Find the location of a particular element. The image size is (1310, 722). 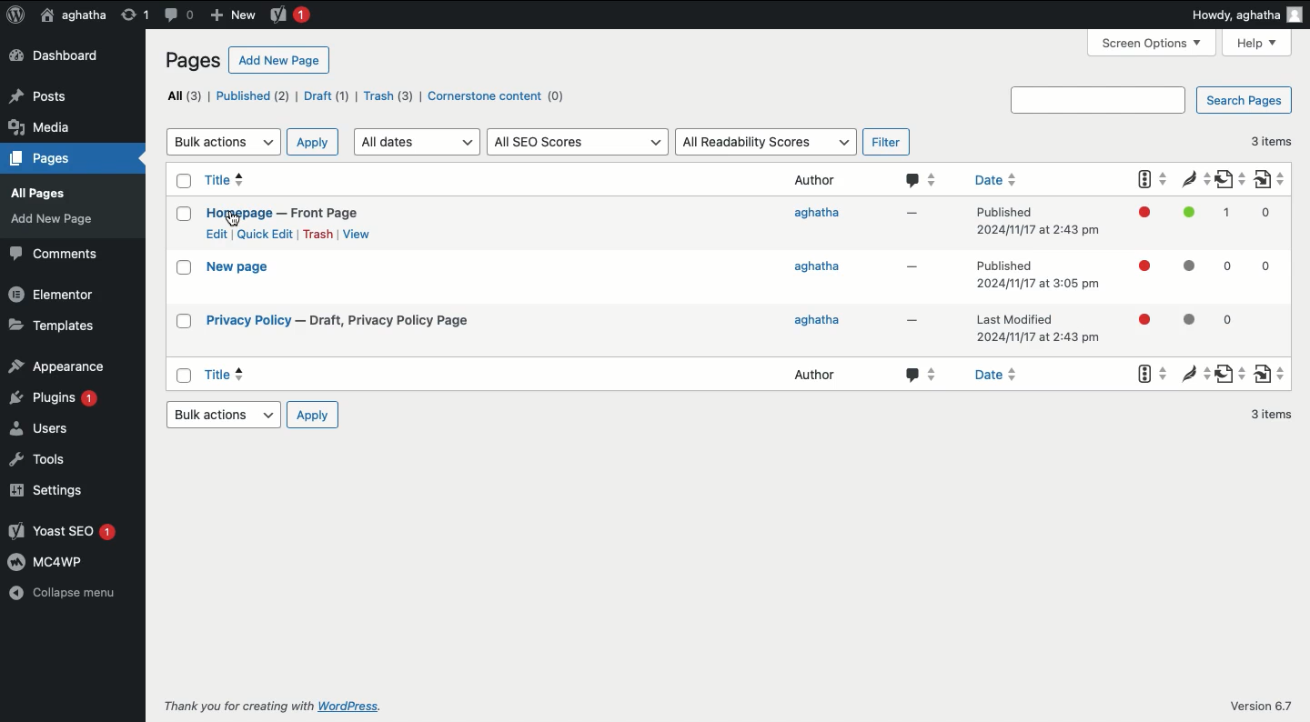

Elementor is located at coordinates (53, 296).